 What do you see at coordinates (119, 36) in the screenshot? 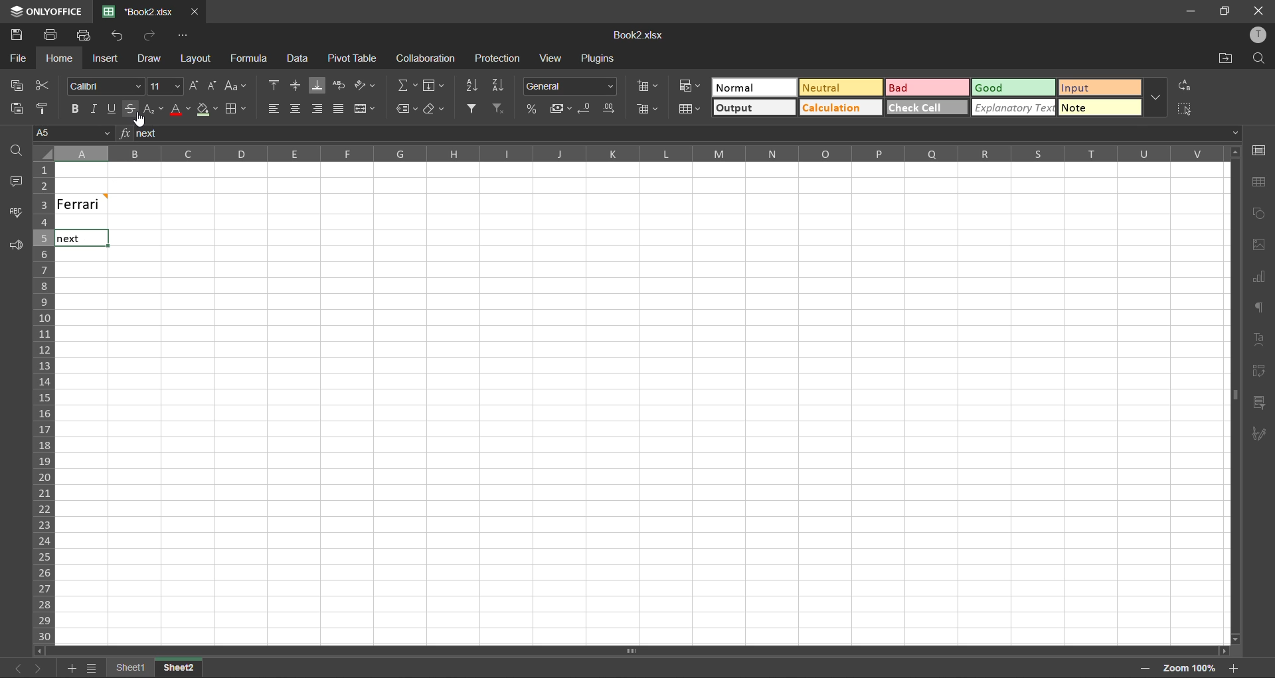
I see `undo` at bounding box center [119, 36].